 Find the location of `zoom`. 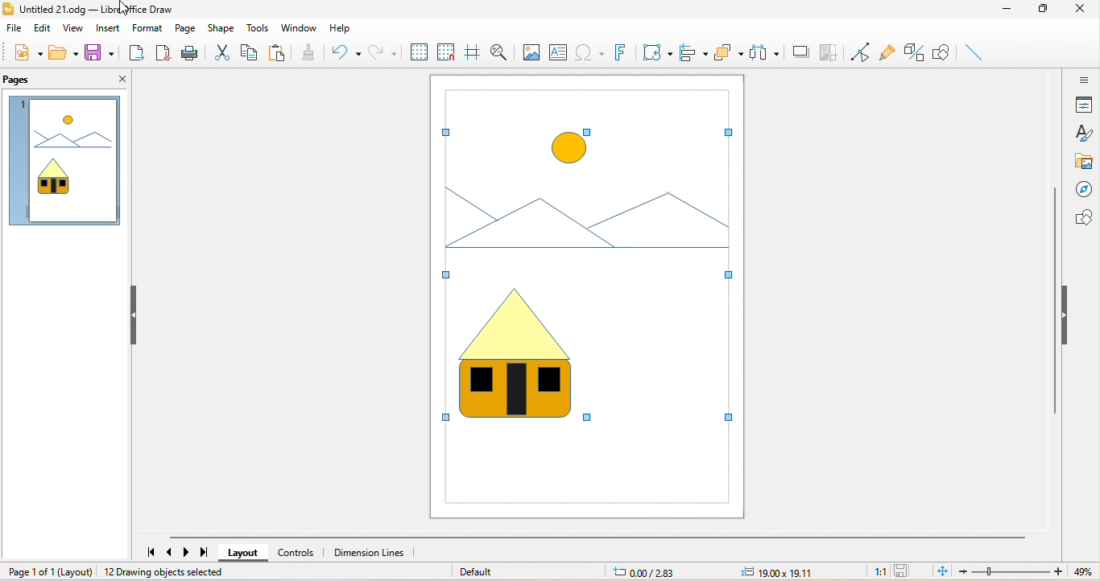

zoom is located at coordinates (1030, 571).